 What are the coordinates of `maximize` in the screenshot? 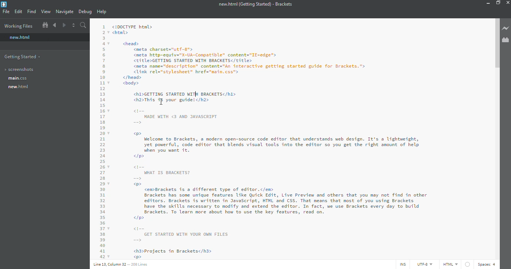 It's located at (498, 3).